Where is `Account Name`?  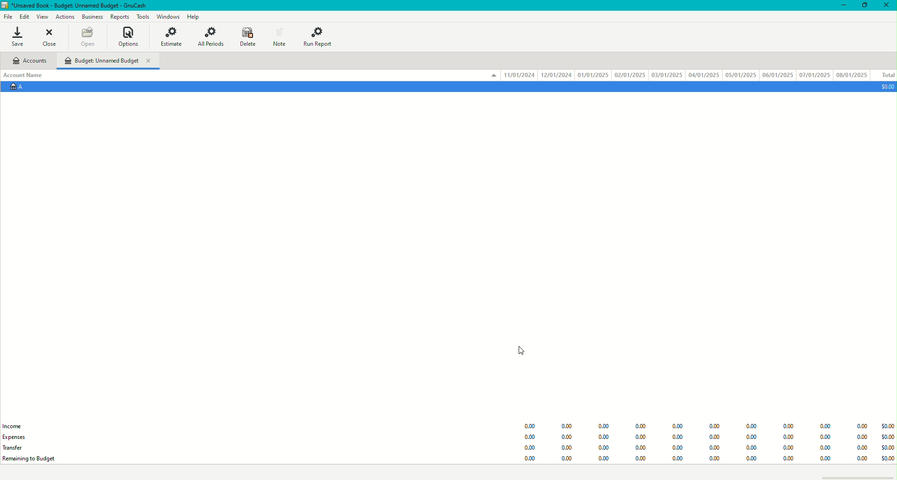
Account Name is located at coordinates (27, 74).